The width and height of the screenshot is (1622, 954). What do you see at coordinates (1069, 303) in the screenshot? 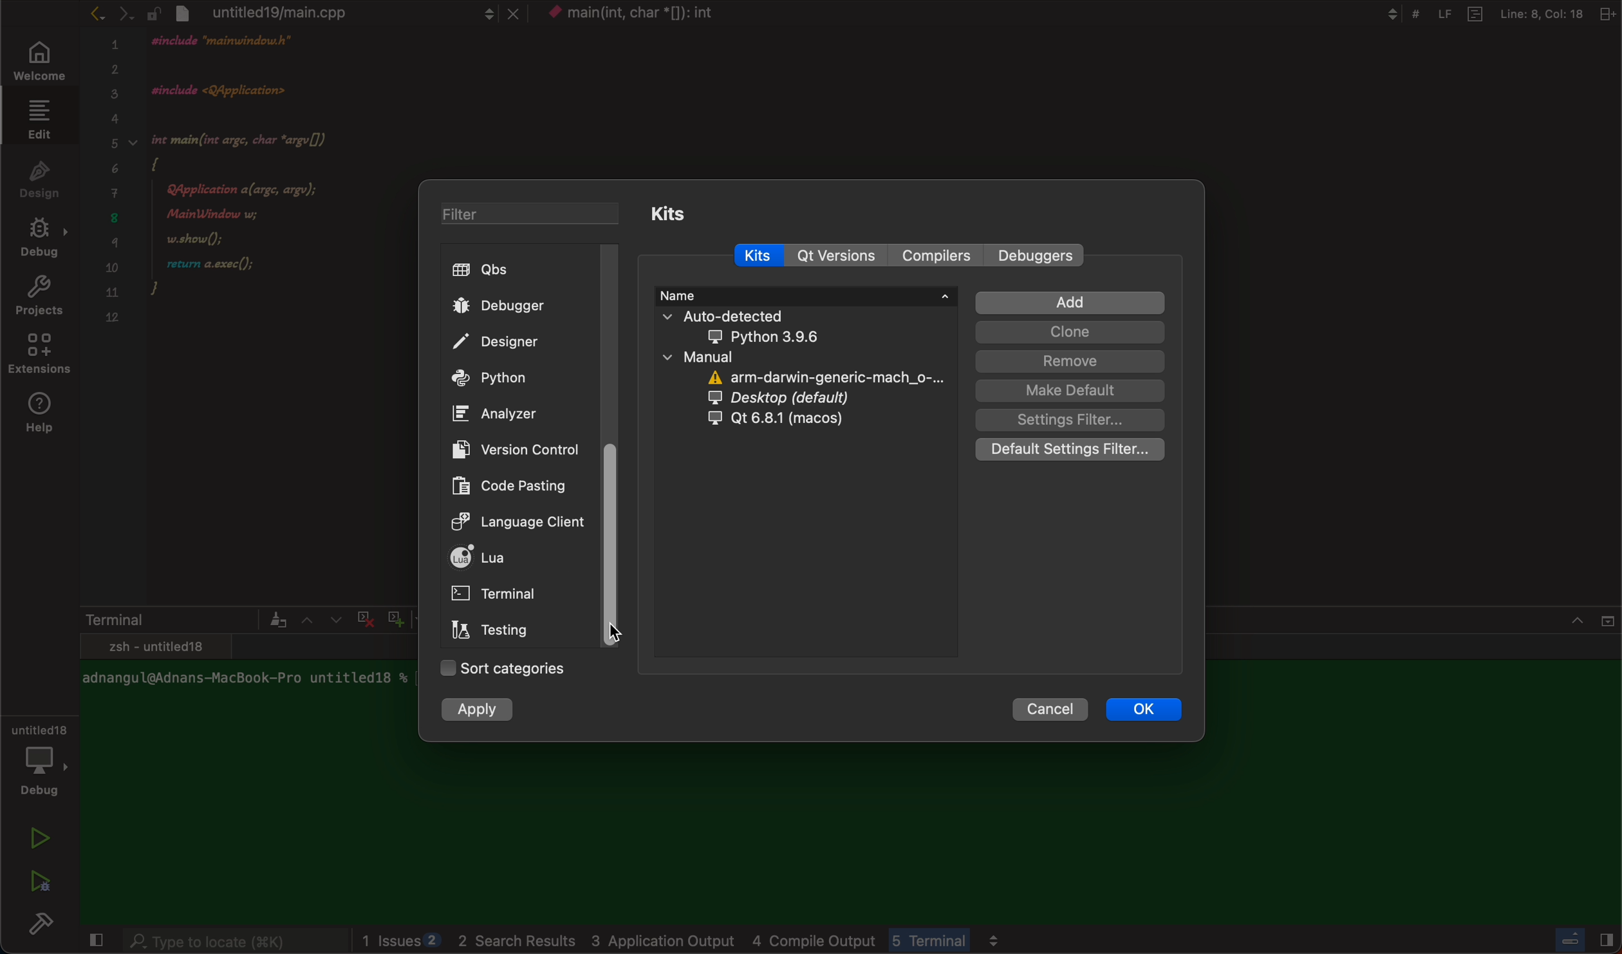
I see `add` at bounding box center [1069, 303].